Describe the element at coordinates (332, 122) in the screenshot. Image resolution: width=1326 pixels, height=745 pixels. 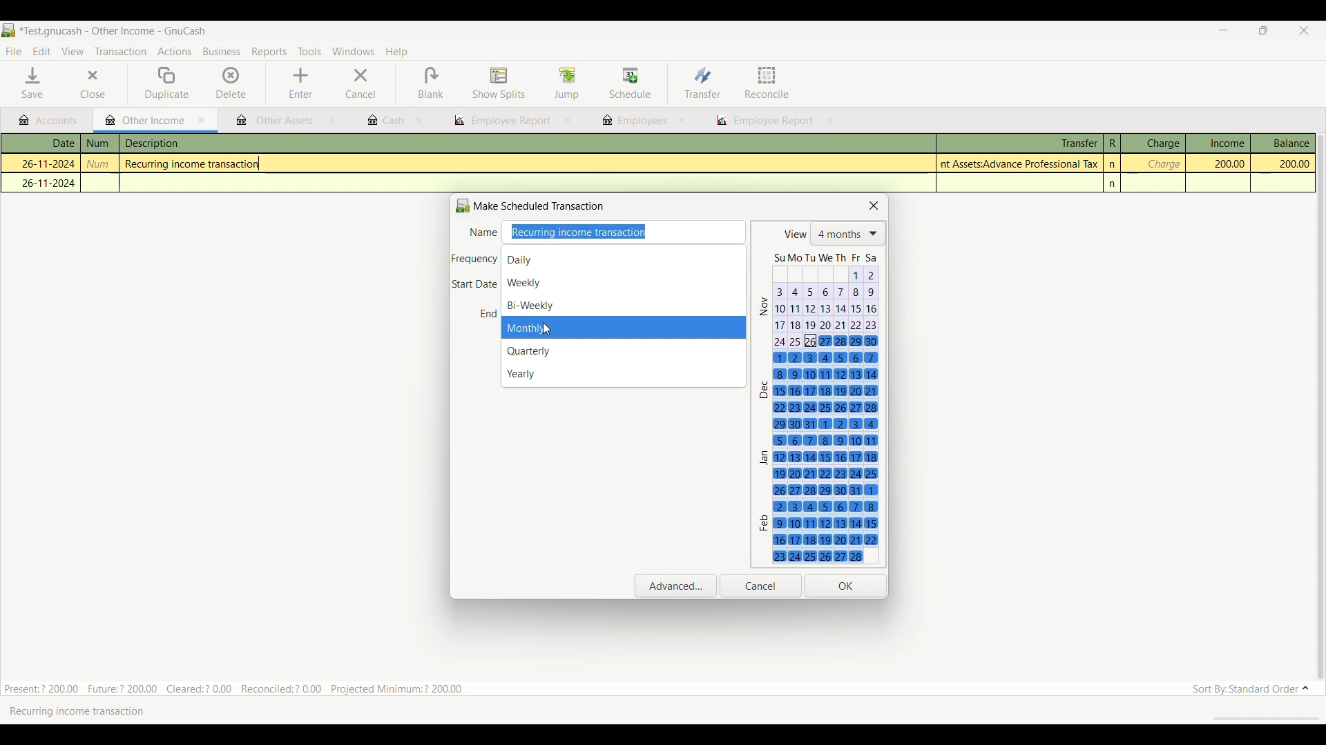
I see `close` at that location.